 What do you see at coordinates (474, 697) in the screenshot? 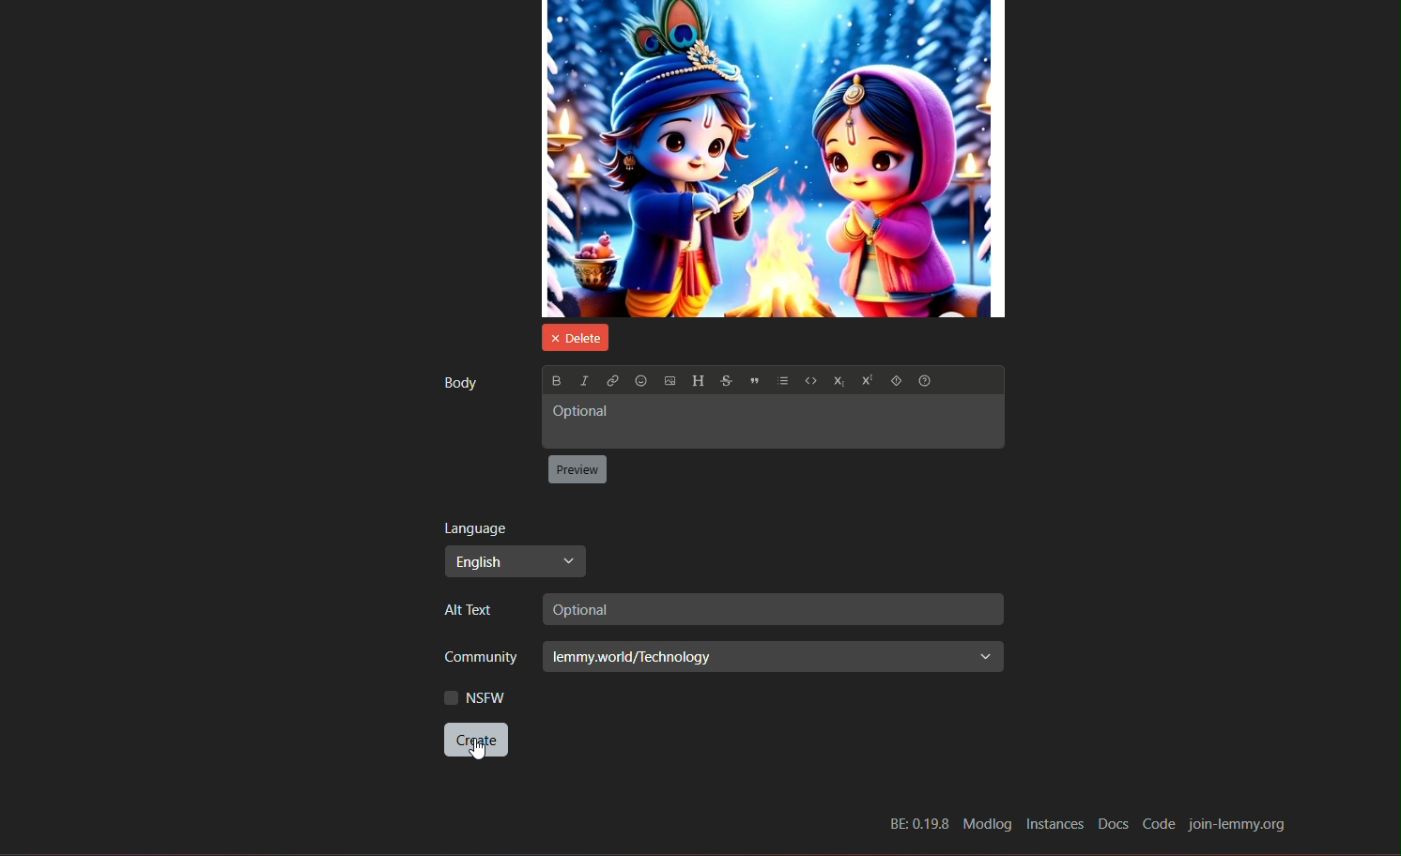
I see `NSFW` at bounding box center [474, 697].